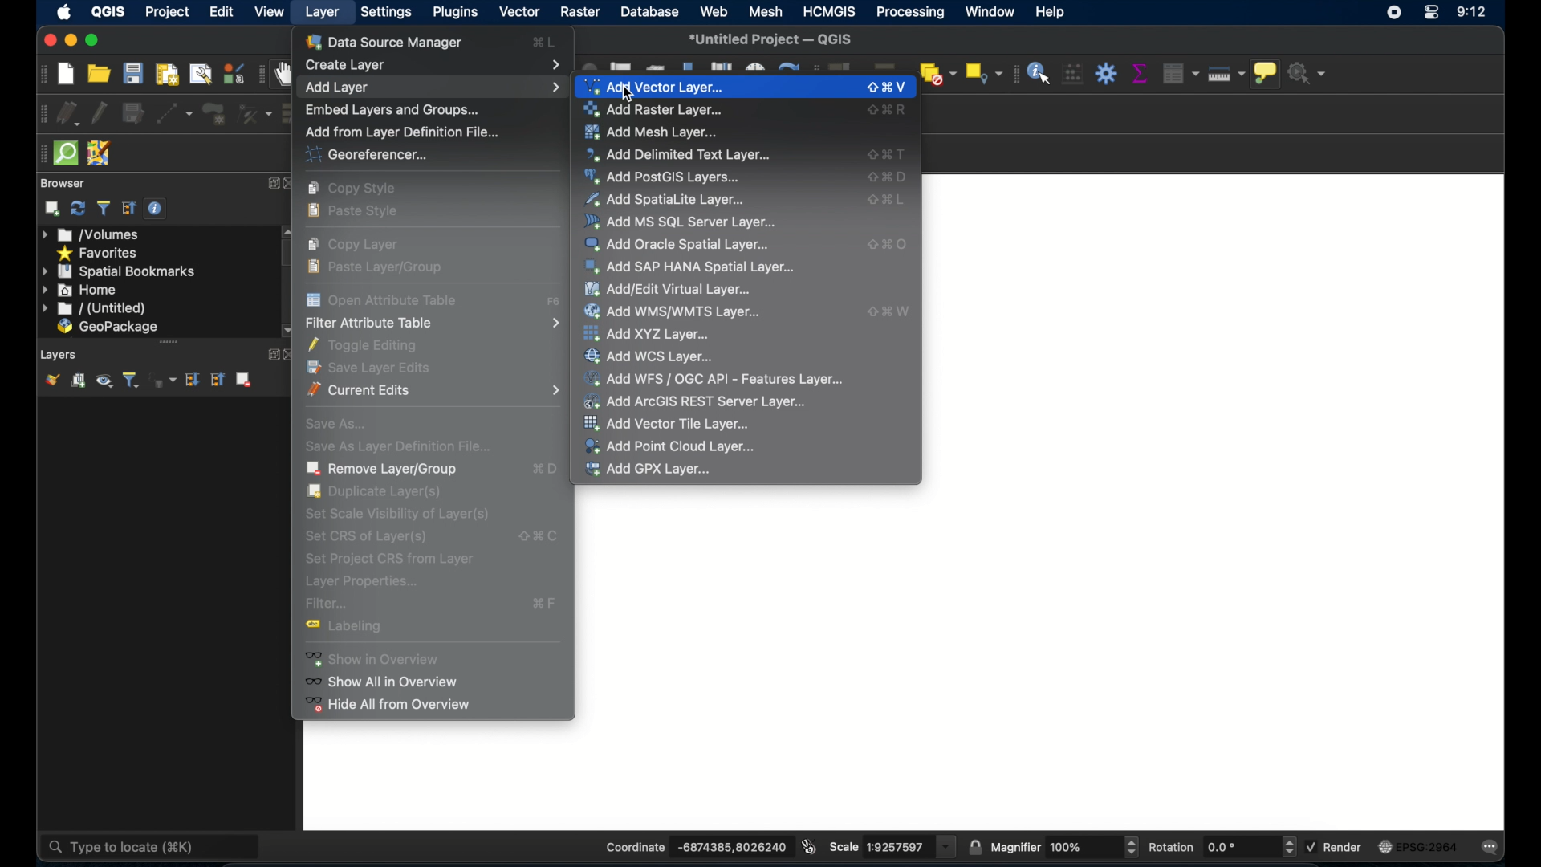 The width and height of the screenshot is (1541, 867). I want to click on edit, so click(222, 11).